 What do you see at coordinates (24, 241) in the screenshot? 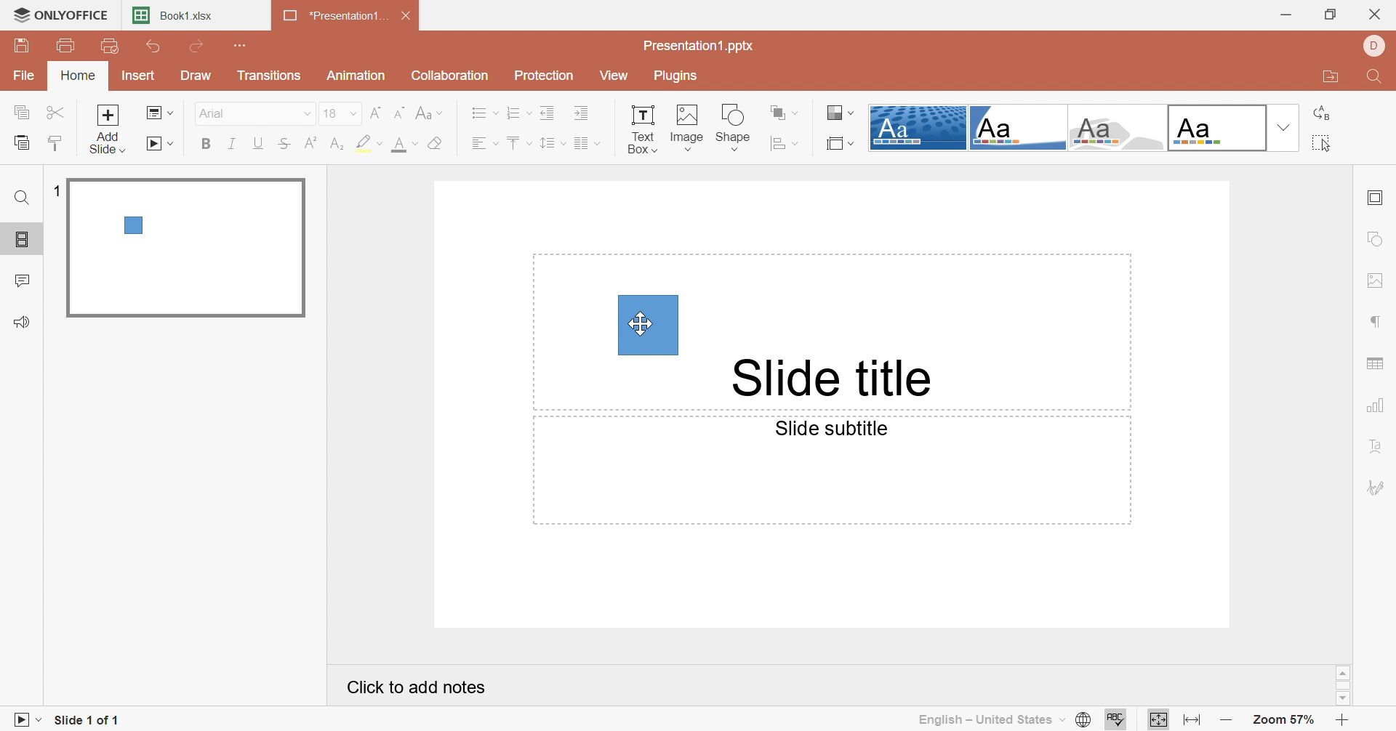
I see `Slides` at bounding box center [24, 241].